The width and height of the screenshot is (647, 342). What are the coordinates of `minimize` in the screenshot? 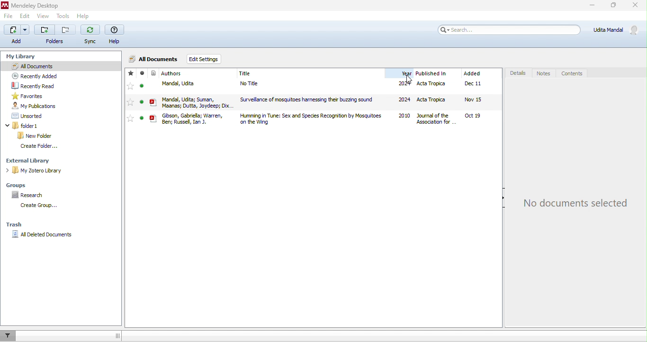 It's located at (584, 7).